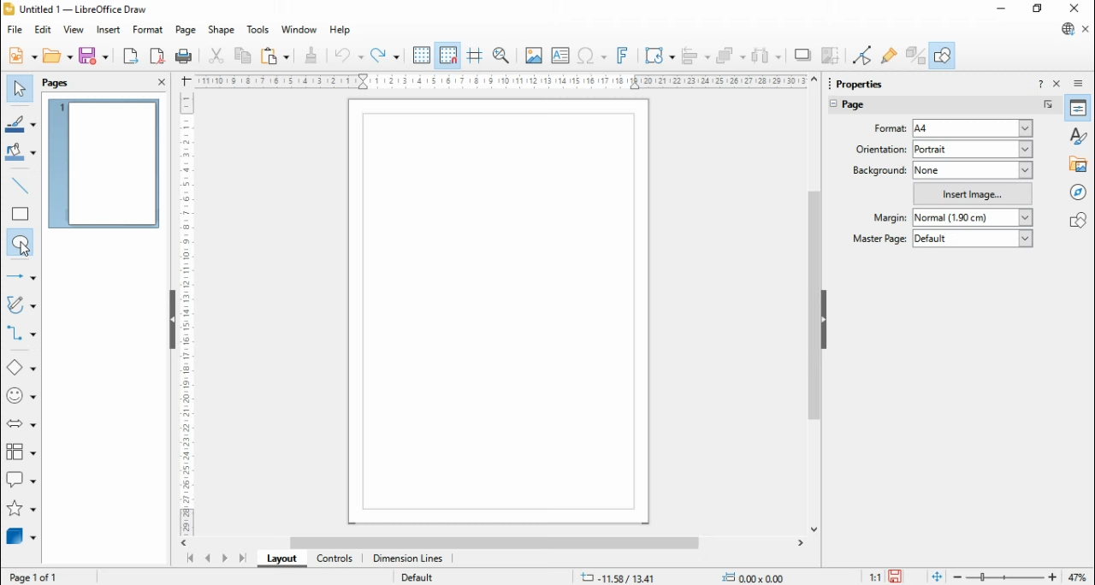 The height and width of the screenshot is (585, 1095). Describe the element at coordinates (311, 55) in the screenshot. I see `clone formatting` at that location.